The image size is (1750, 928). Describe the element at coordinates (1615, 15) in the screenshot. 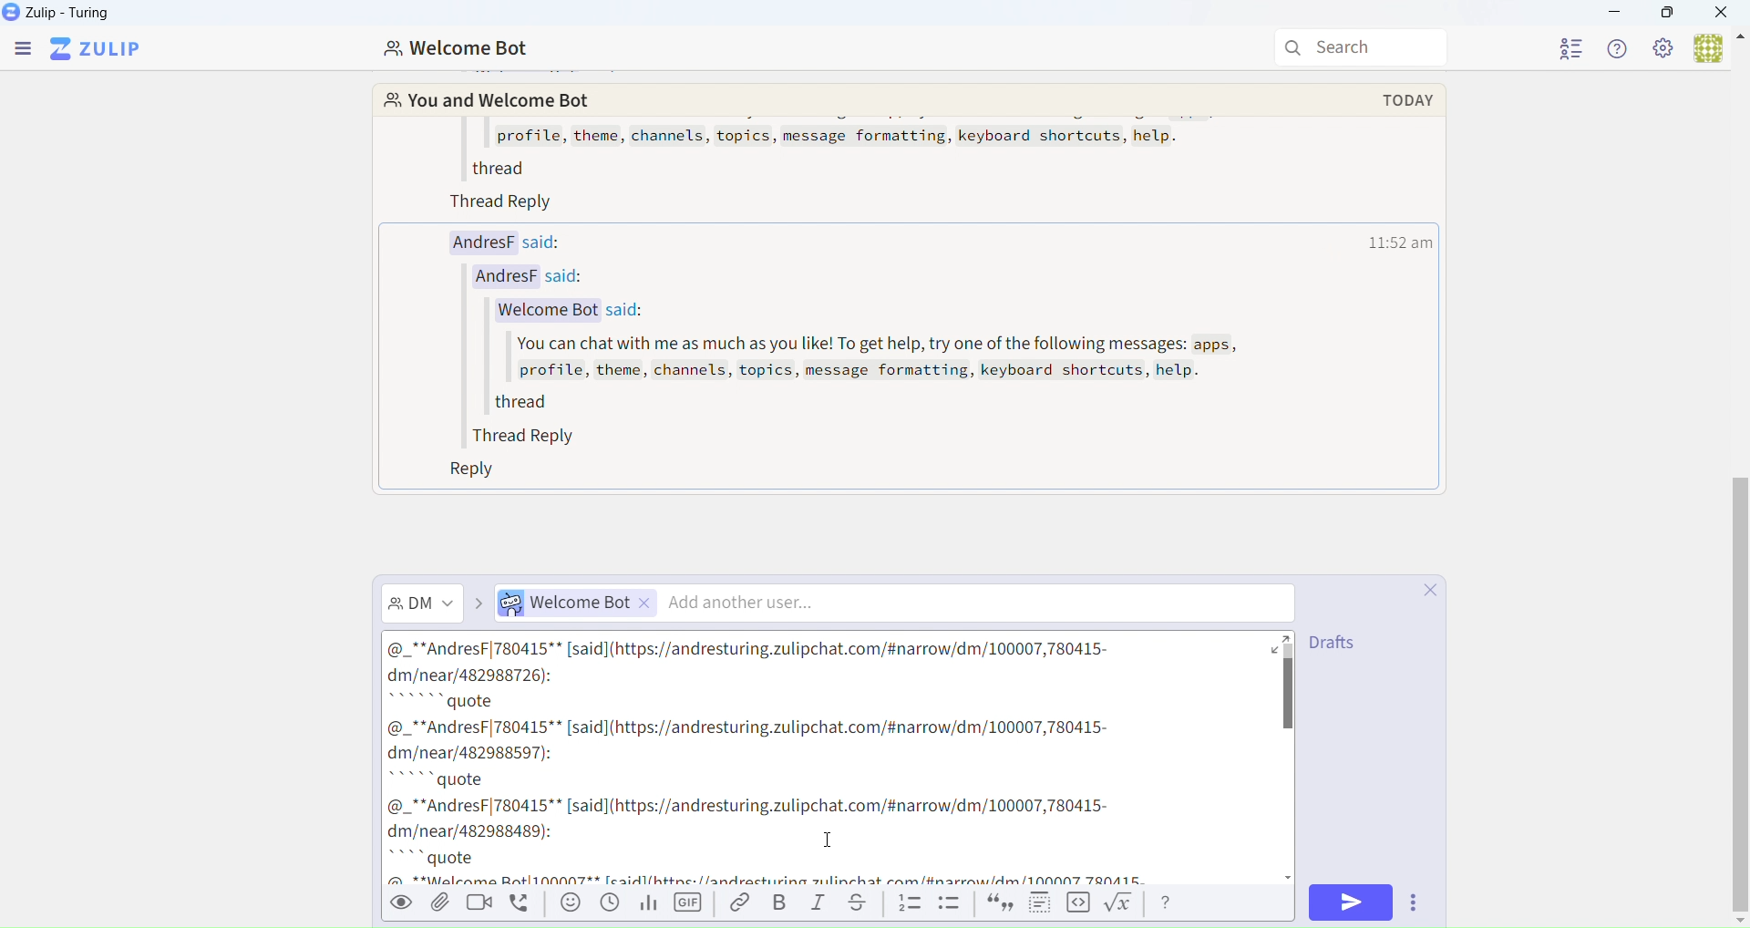

I see `` at that location.